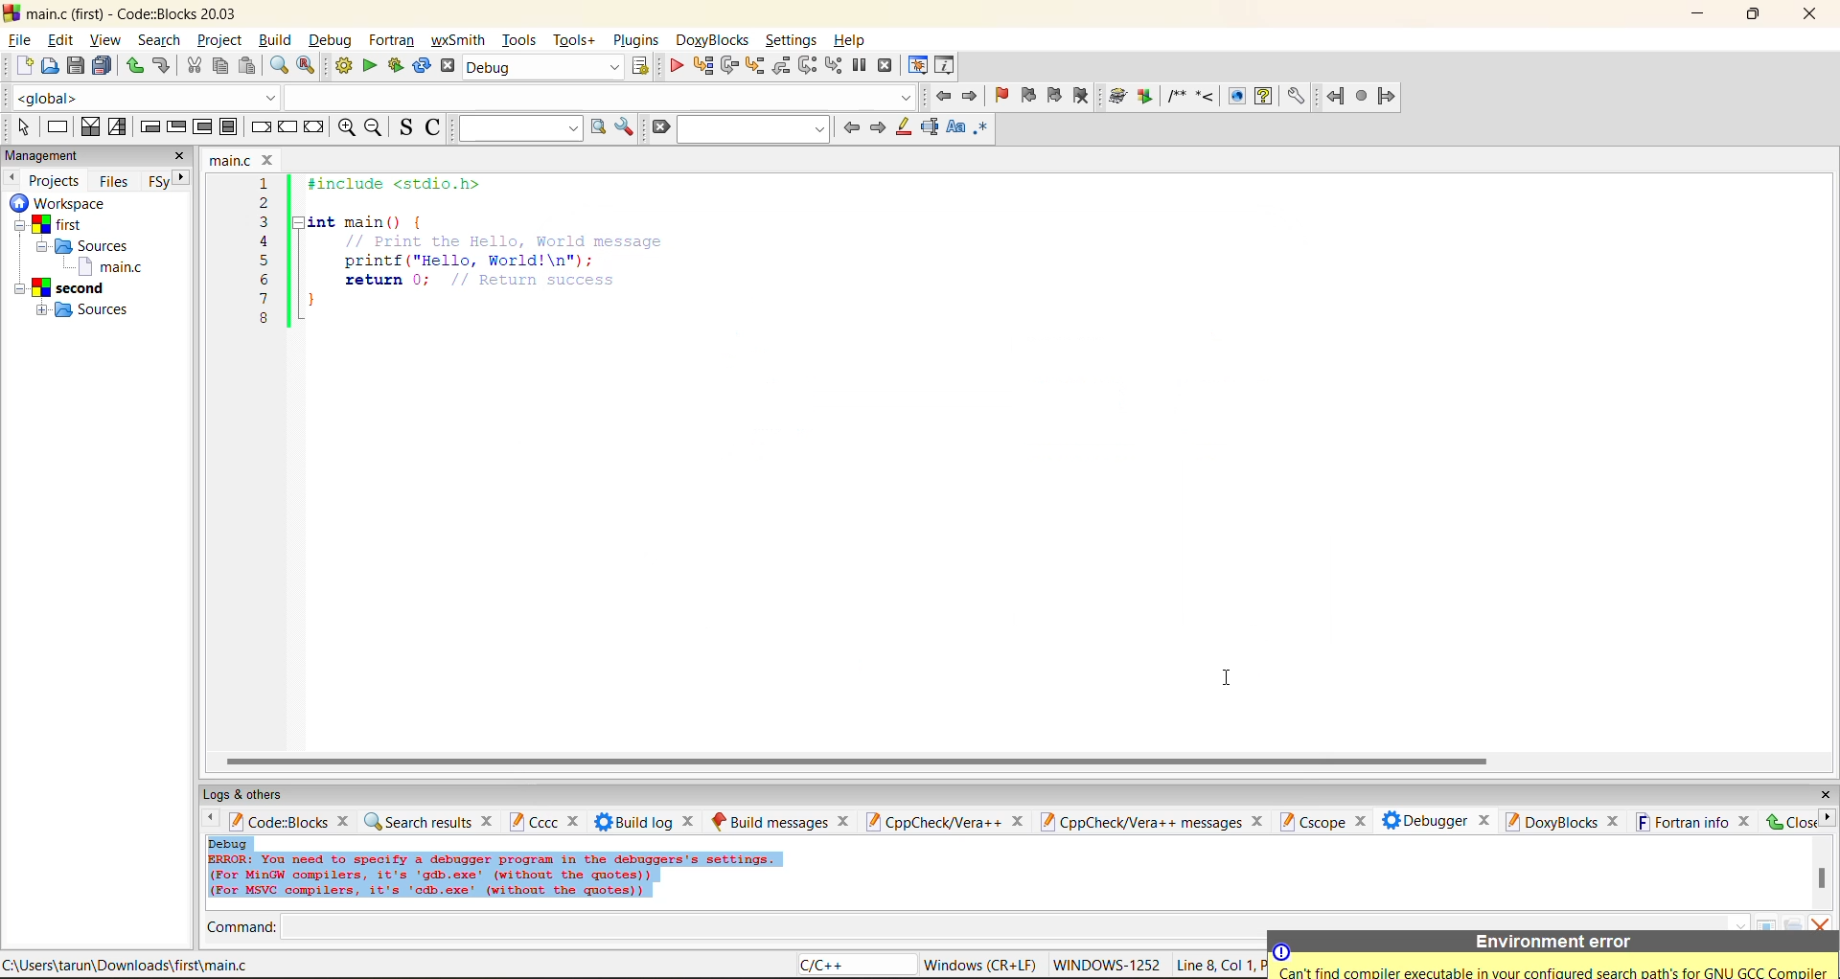 This screenshot has width=1840, height=979. I want to click on continue instruction, so click(287, 128).